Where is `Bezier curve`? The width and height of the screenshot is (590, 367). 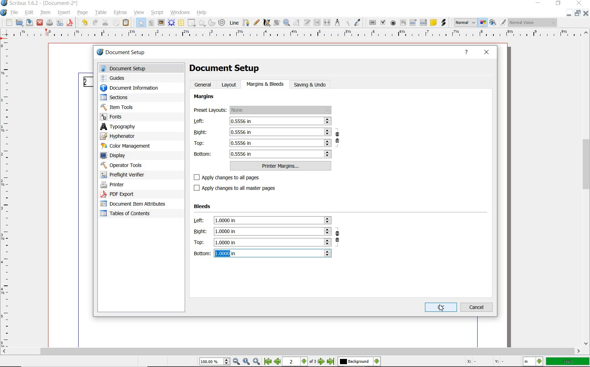
Bezier curve is located at coordinates (246, 22).